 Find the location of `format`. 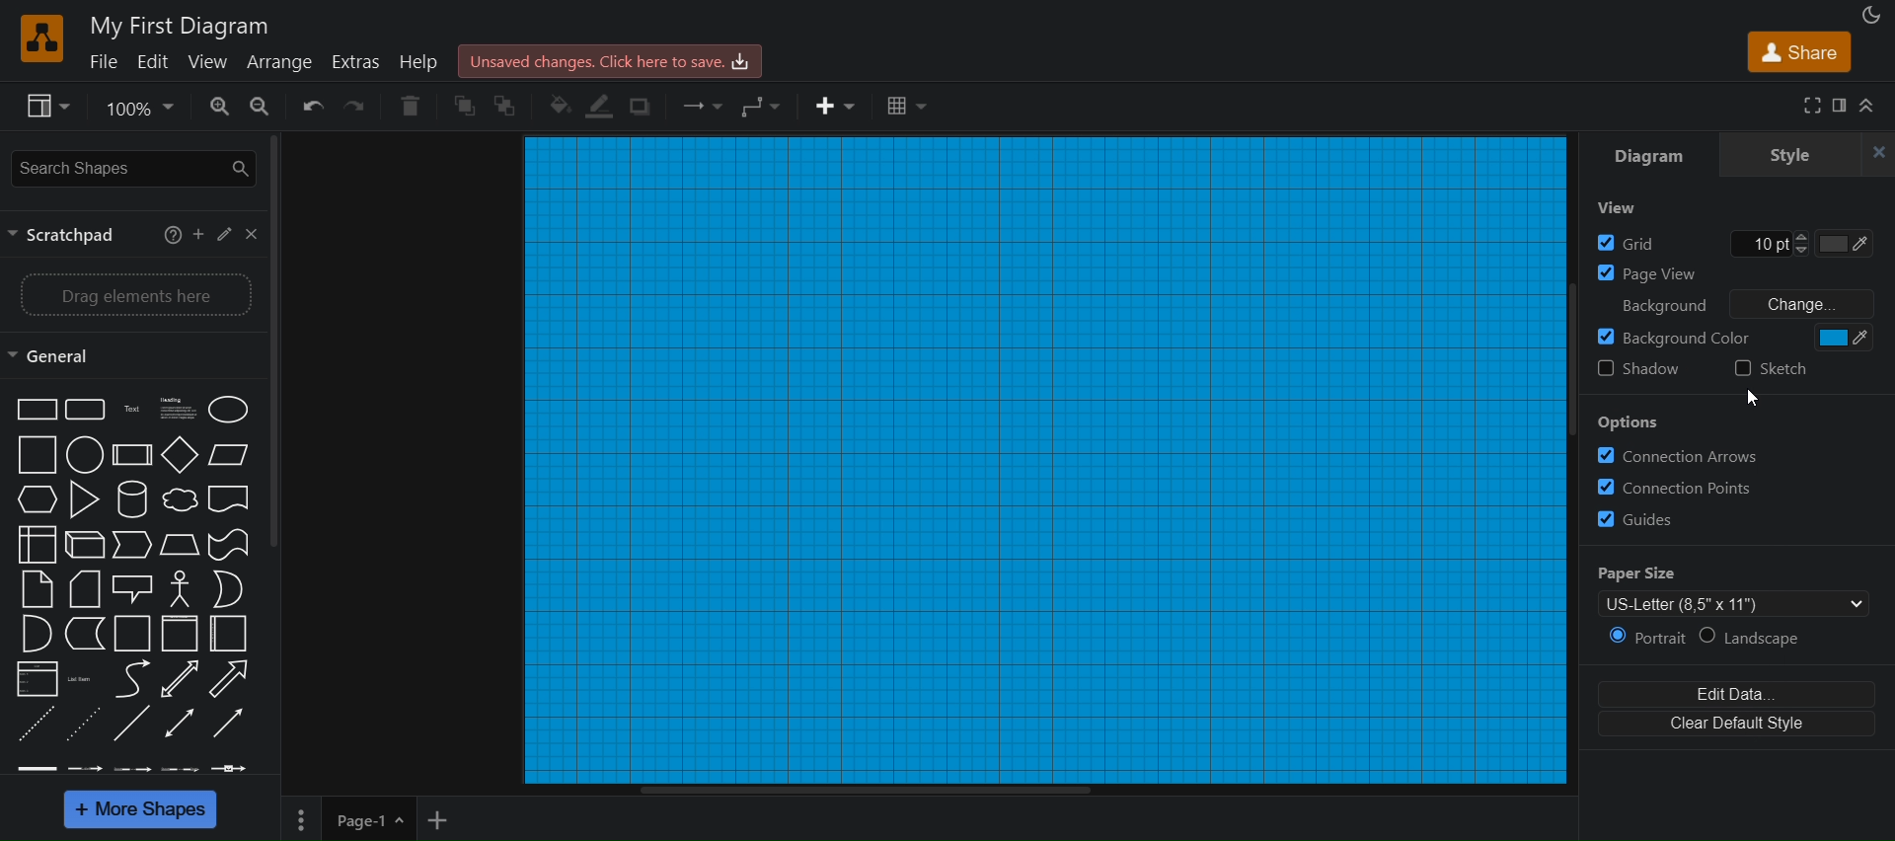

format is located at coordinates (1839, 106).